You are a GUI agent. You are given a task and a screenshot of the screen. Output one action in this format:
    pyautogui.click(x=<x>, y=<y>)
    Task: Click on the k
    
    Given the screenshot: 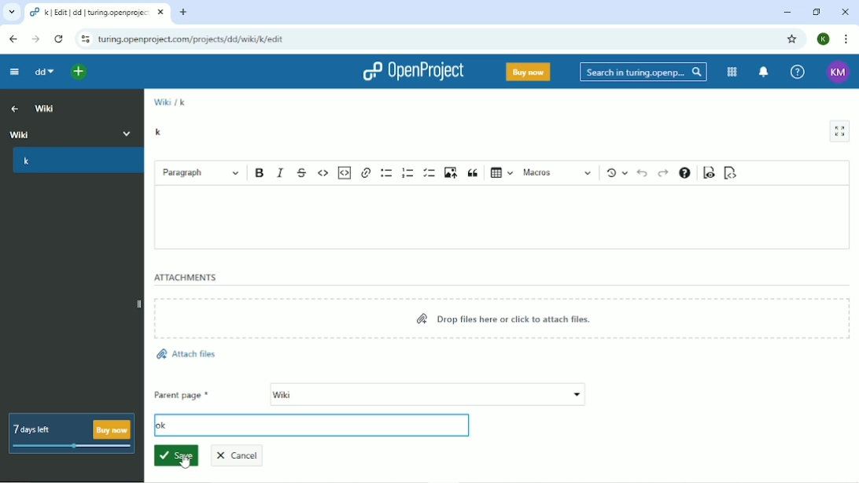 What is the action you would take?
    pyautogui.click(x=76, y=163)
    